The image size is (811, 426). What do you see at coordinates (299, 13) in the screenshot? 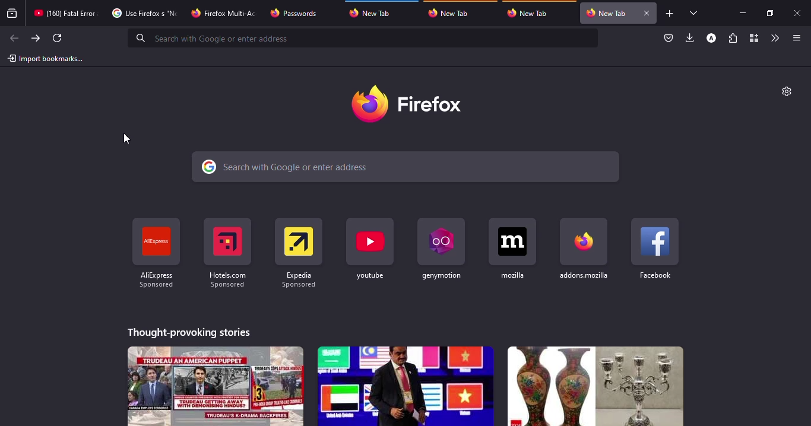
I see `tab` at bounding box center [299, 13].